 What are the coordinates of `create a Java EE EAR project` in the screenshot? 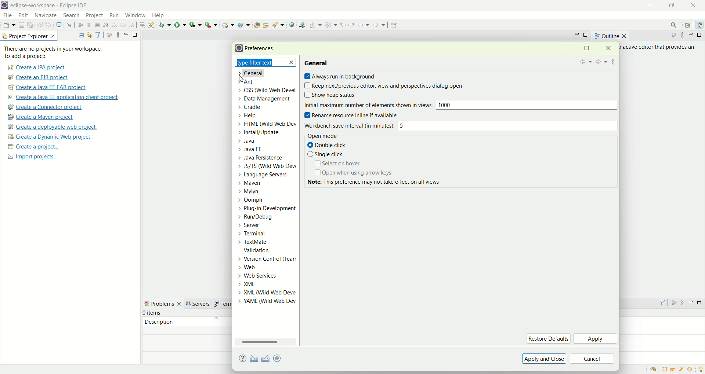 It's located at (48, 87).